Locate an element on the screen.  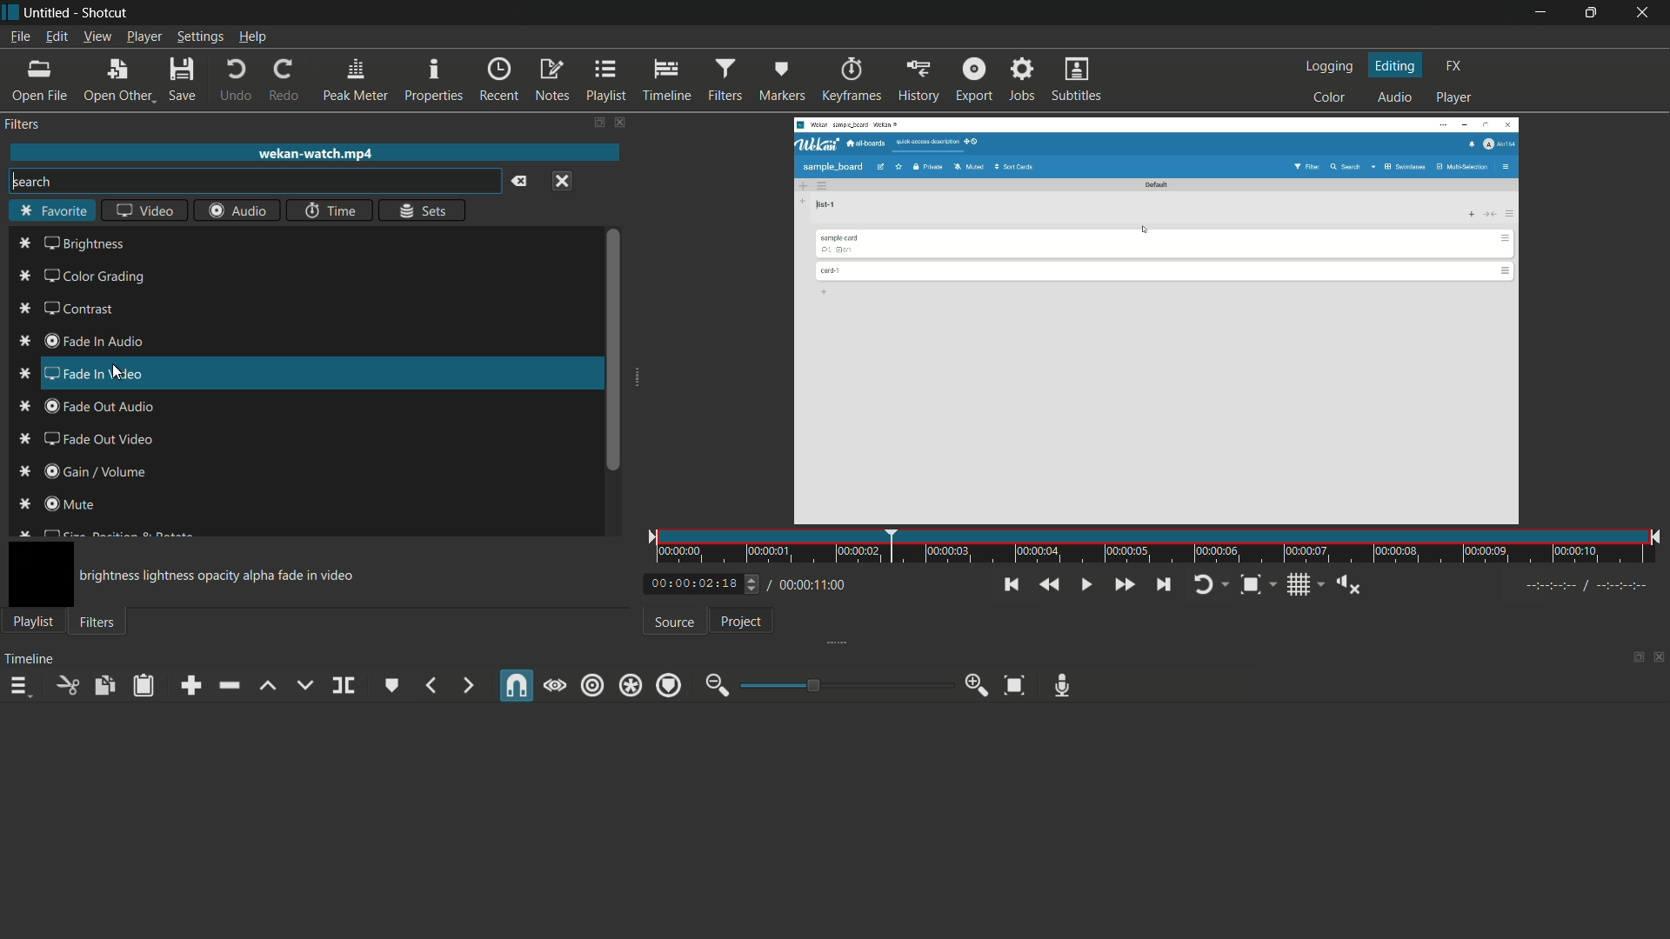
close timeline is located at coordinates (1660, 655).